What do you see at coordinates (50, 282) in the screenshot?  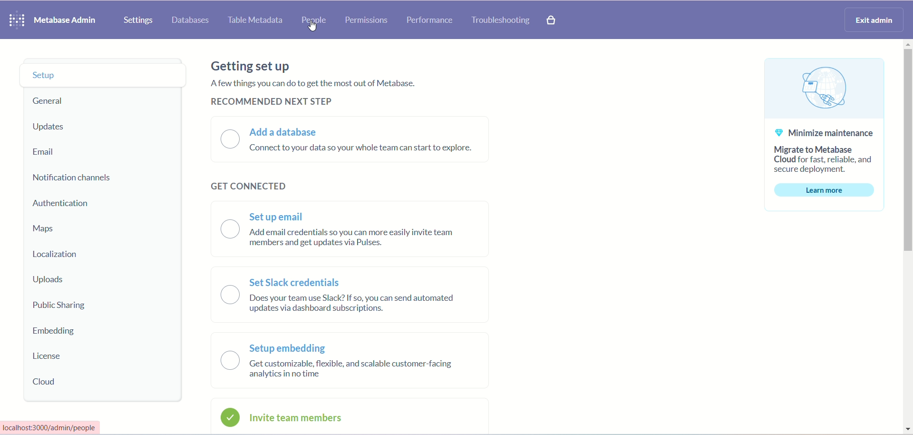 I see `uploads` at bounding box center [50, 282].